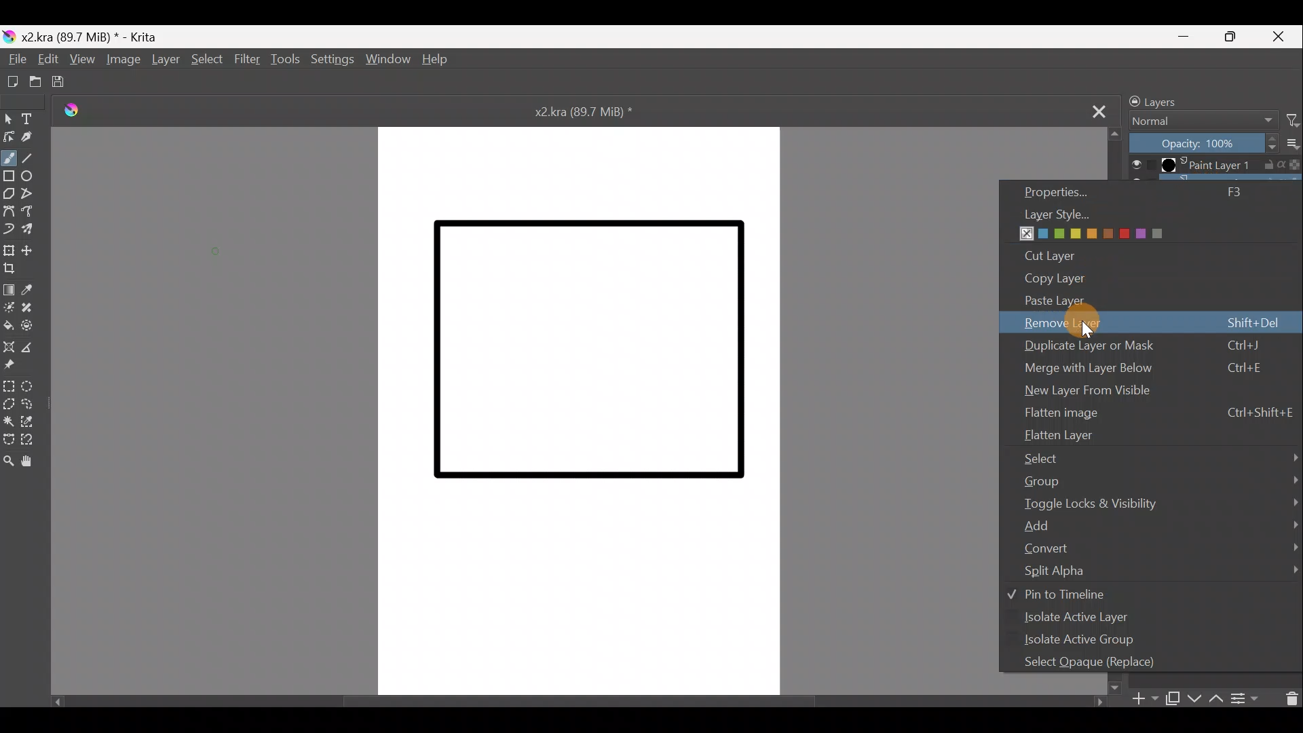 The image size is (1303, 733). Describe the element at coordinates (91, 36) in the screenshot. I see `x2.kra (89.7 MiB) *` at that location.